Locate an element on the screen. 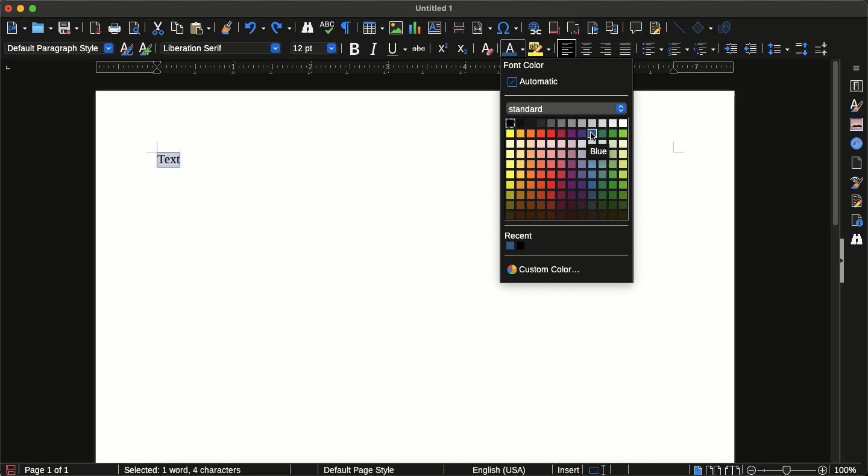  Zoom out is located at coordinates (749, 470).